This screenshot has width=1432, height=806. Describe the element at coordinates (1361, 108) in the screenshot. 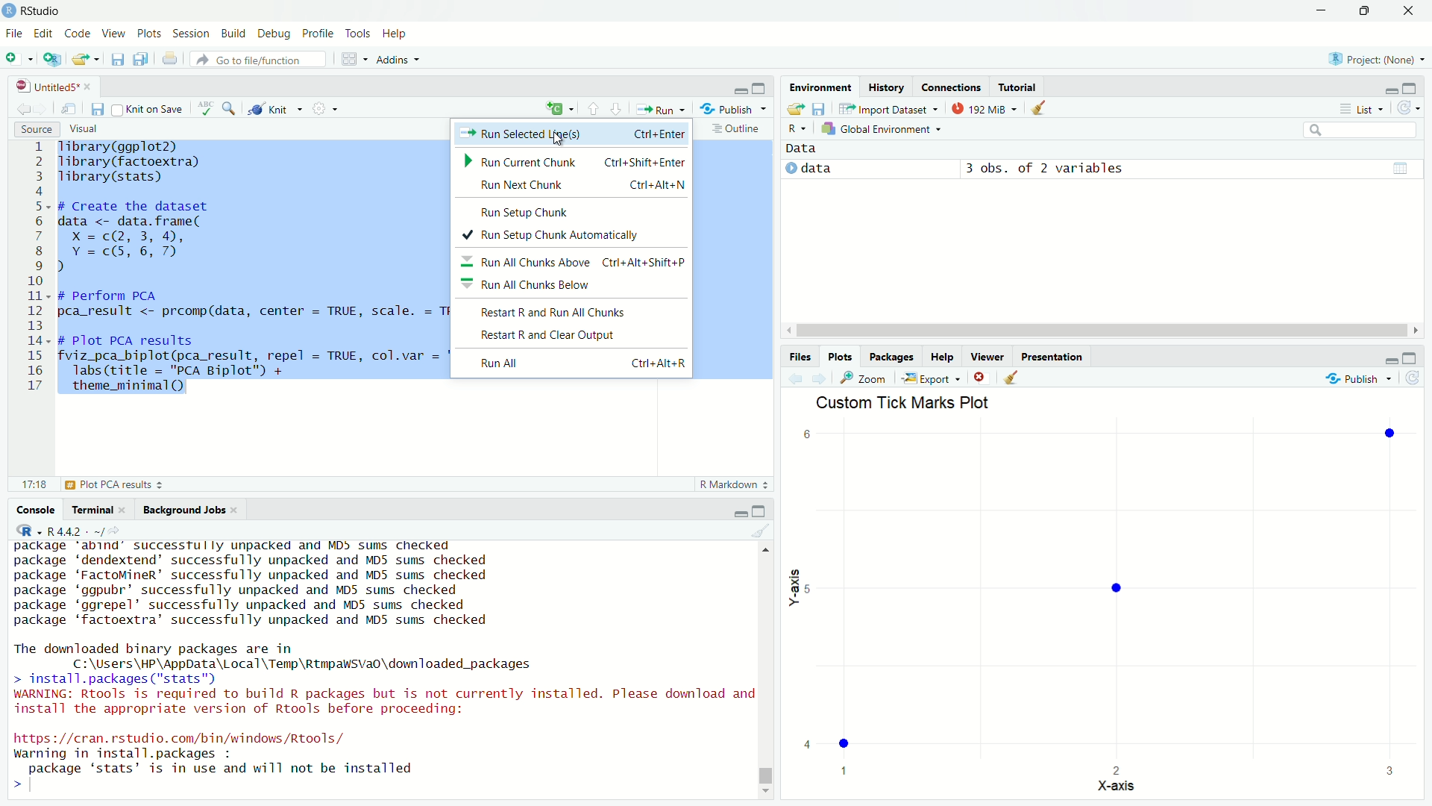

I see `list view` at that location.